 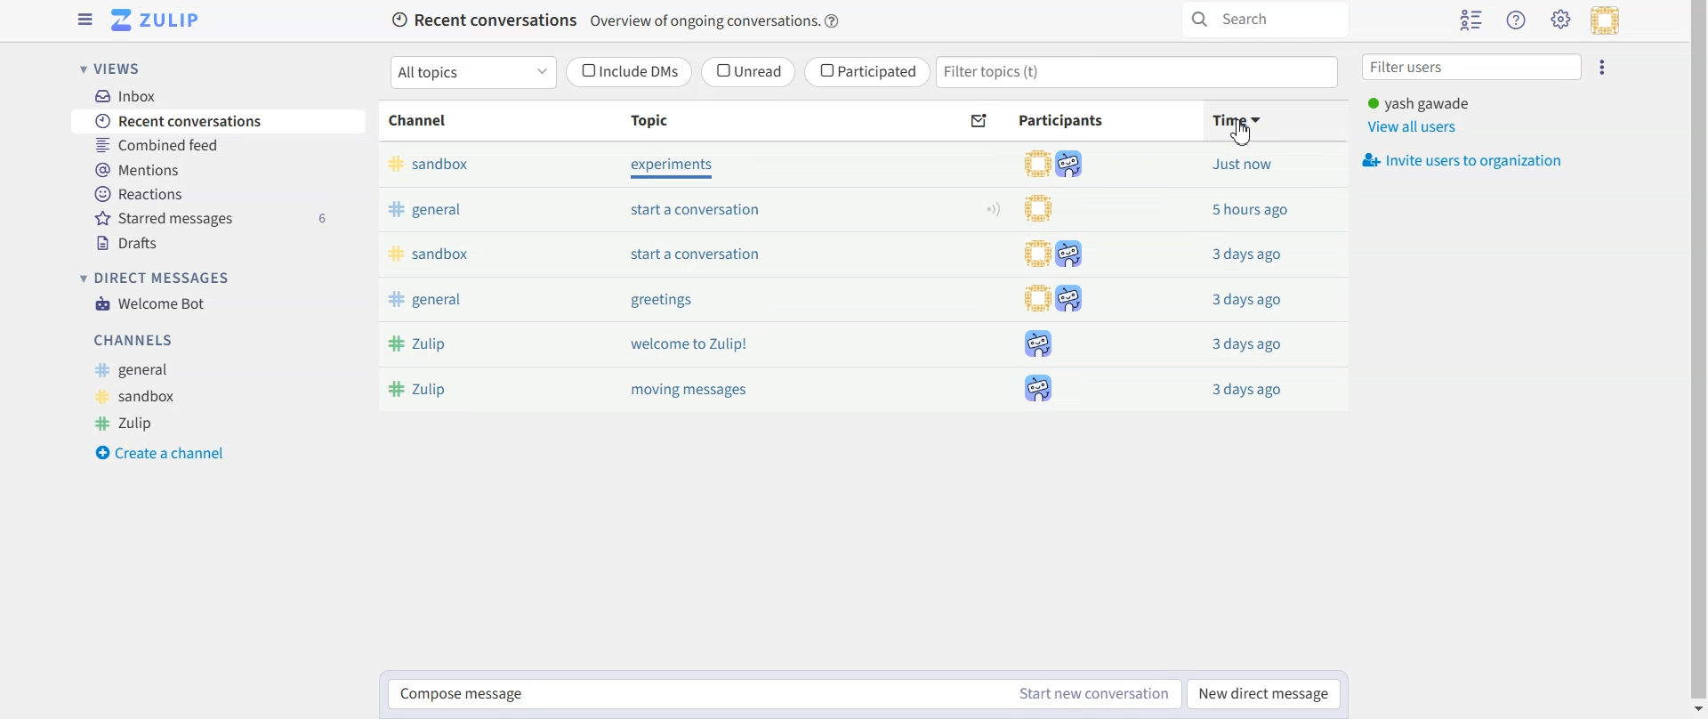 I want to click on 3daysago, so click(x=1247, y=299).